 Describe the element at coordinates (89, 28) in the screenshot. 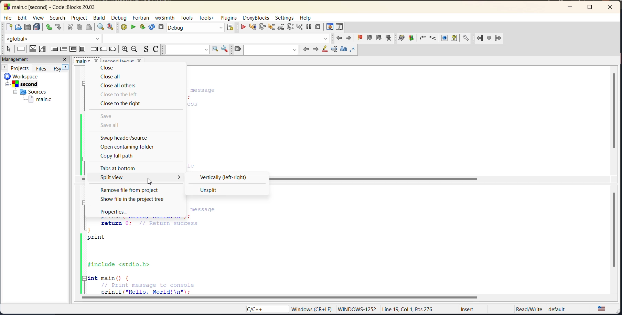

I see `paste` at that location.